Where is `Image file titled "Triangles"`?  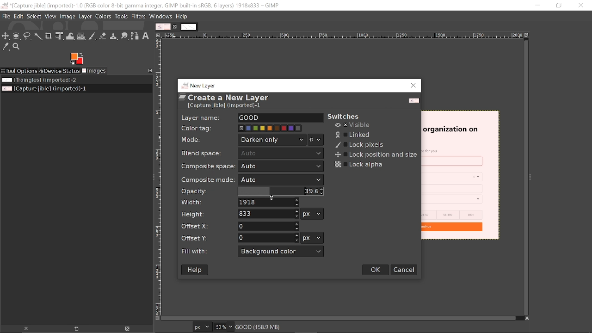 Image file titled "Triangles" is located at coordinates (50, 80).